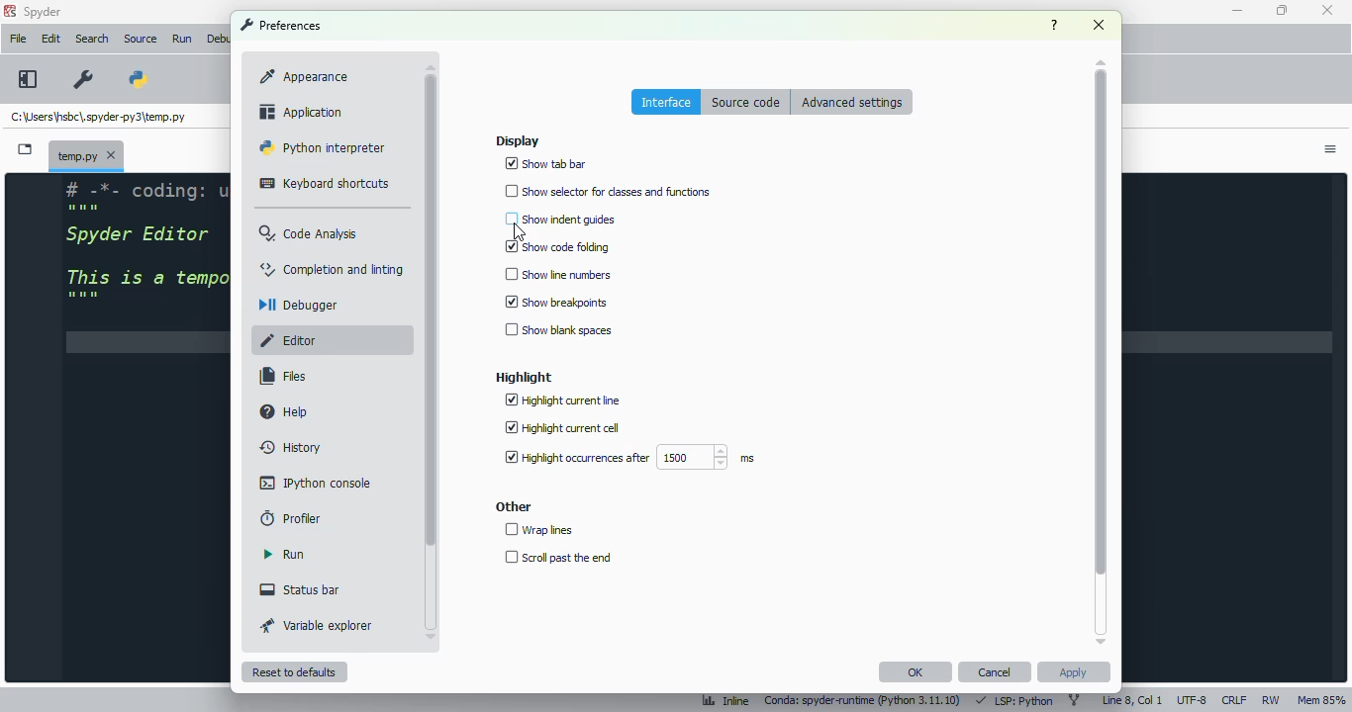  What do you see at coordinates (545, 164) in the screenshot?
I see `show tab bar` at bounding box center [545, 164].